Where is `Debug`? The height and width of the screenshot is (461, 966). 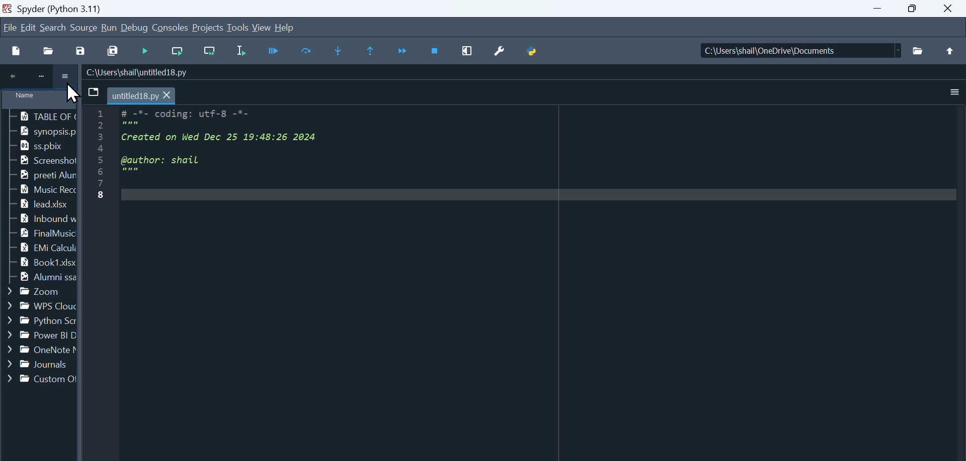 Debug is located at coordinates (136, 28).